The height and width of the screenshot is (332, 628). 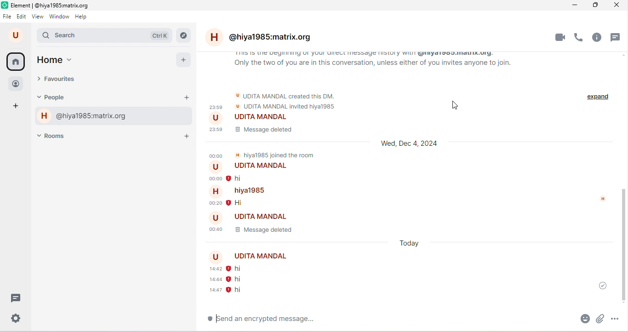 I want to click on udita mandal, so click(x=253, y=215).